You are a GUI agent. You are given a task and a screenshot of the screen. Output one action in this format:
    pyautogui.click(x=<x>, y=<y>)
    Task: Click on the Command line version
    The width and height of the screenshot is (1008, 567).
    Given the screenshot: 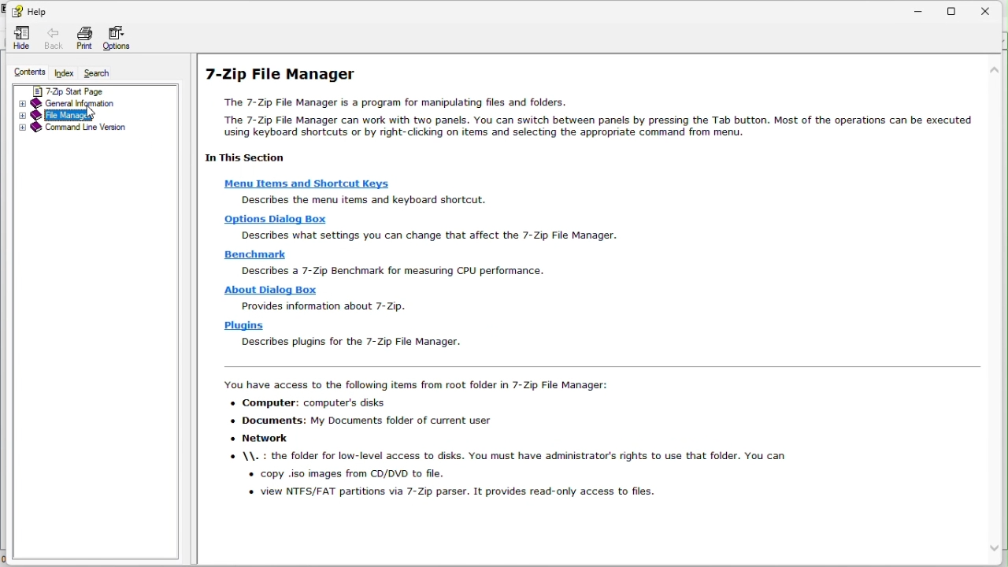 What is the action you would take?
    pyautogui.click(x=91, y=127)
    